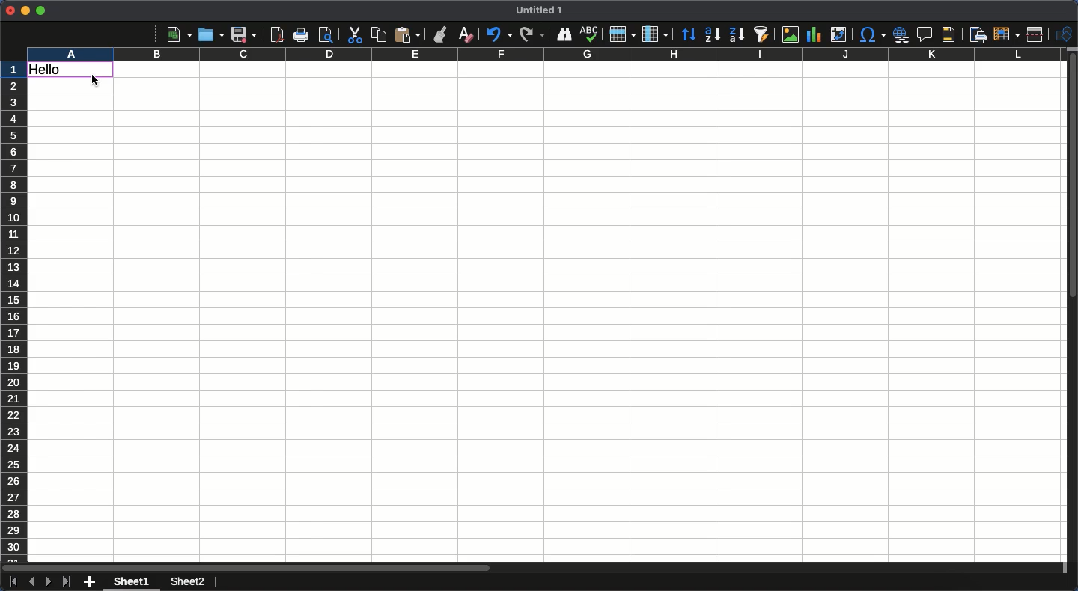 The height and width of the screenshot is (591, 1078). I want to click on Clear formatting, so click(466, 34).